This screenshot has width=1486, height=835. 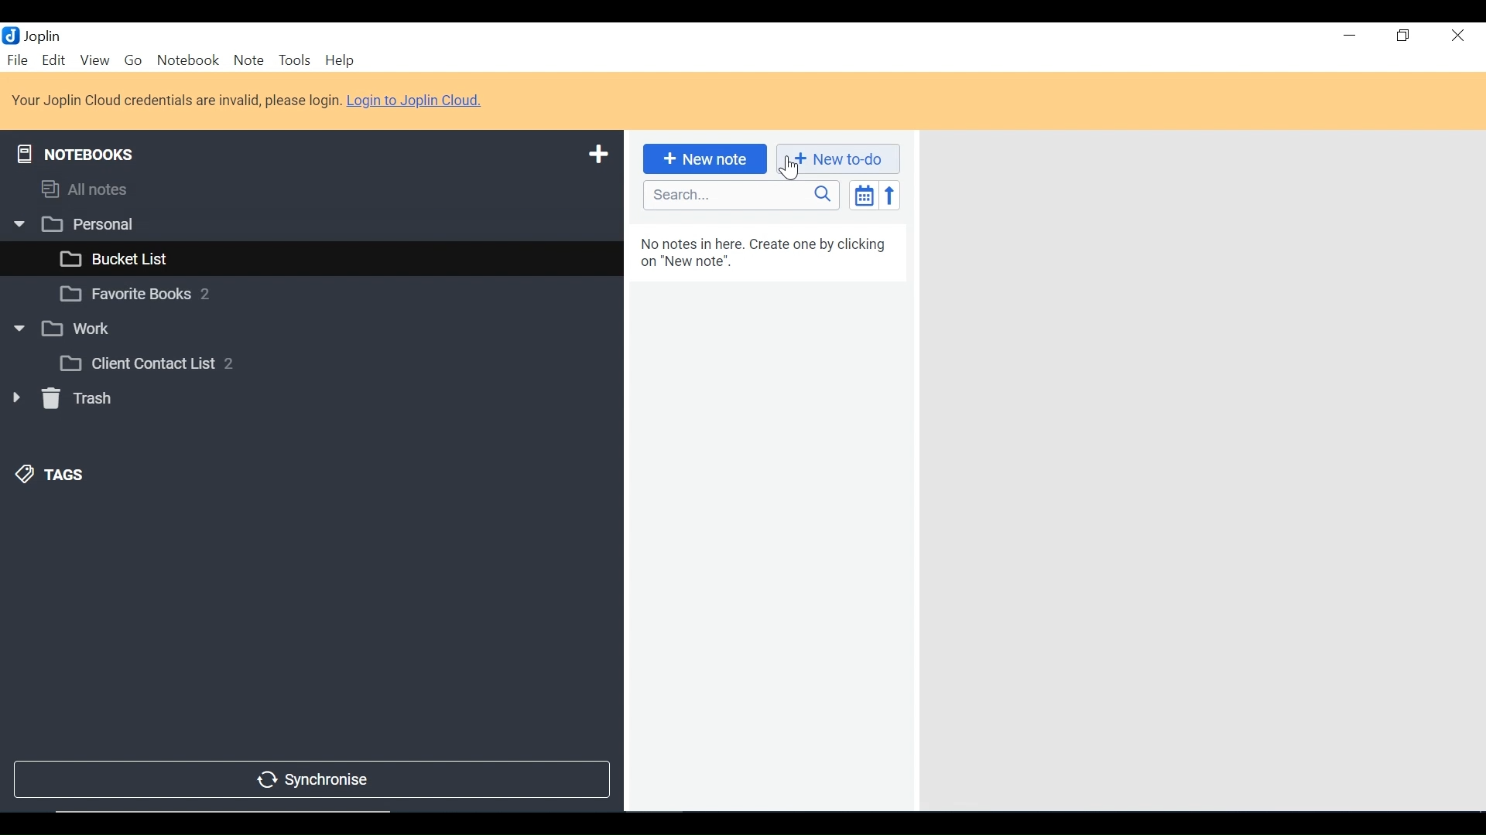 What do you see at coordinates (94, 61) in the screenshot?
I see `View` at bounding box center [94, 61].